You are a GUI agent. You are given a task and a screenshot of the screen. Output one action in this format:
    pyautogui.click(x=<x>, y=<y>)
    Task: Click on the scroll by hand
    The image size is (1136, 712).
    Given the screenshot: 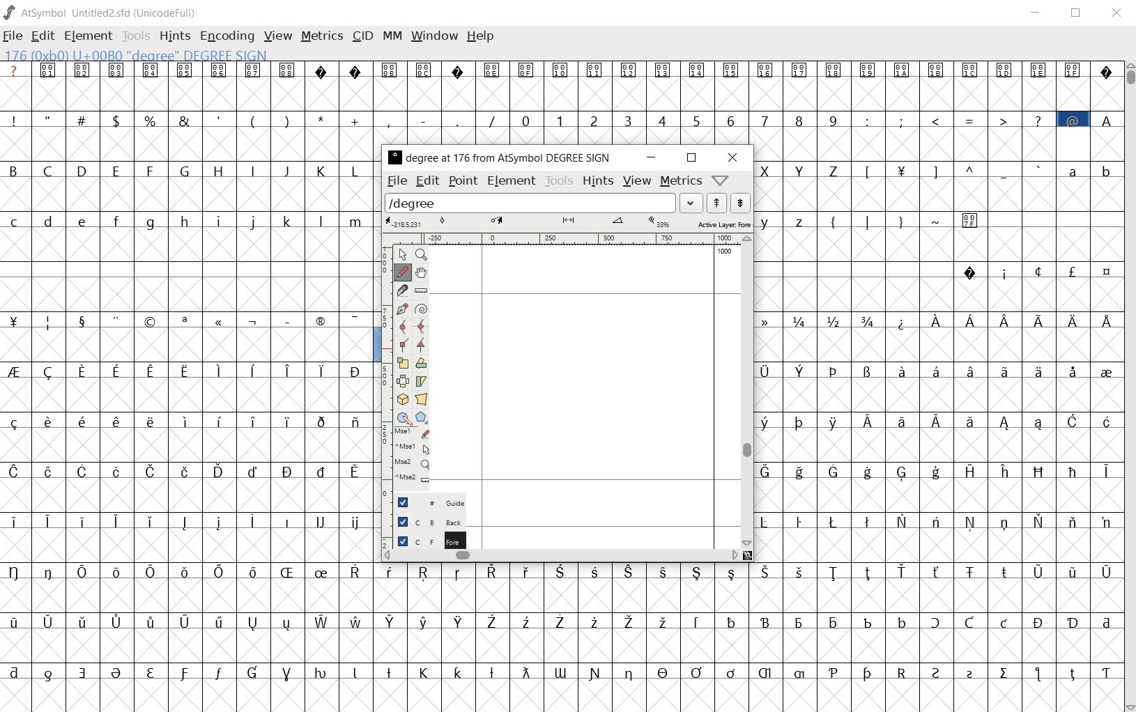 What is the action you would take?
    pyautogui.click(x=420, y=274)
    